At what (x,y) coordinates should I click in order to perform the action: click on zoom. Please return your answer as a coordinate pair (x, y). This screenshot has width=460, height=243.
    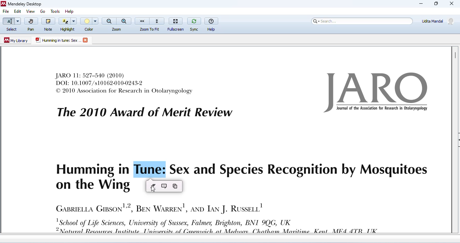
    Looking at the image, I should click on (117, 24).